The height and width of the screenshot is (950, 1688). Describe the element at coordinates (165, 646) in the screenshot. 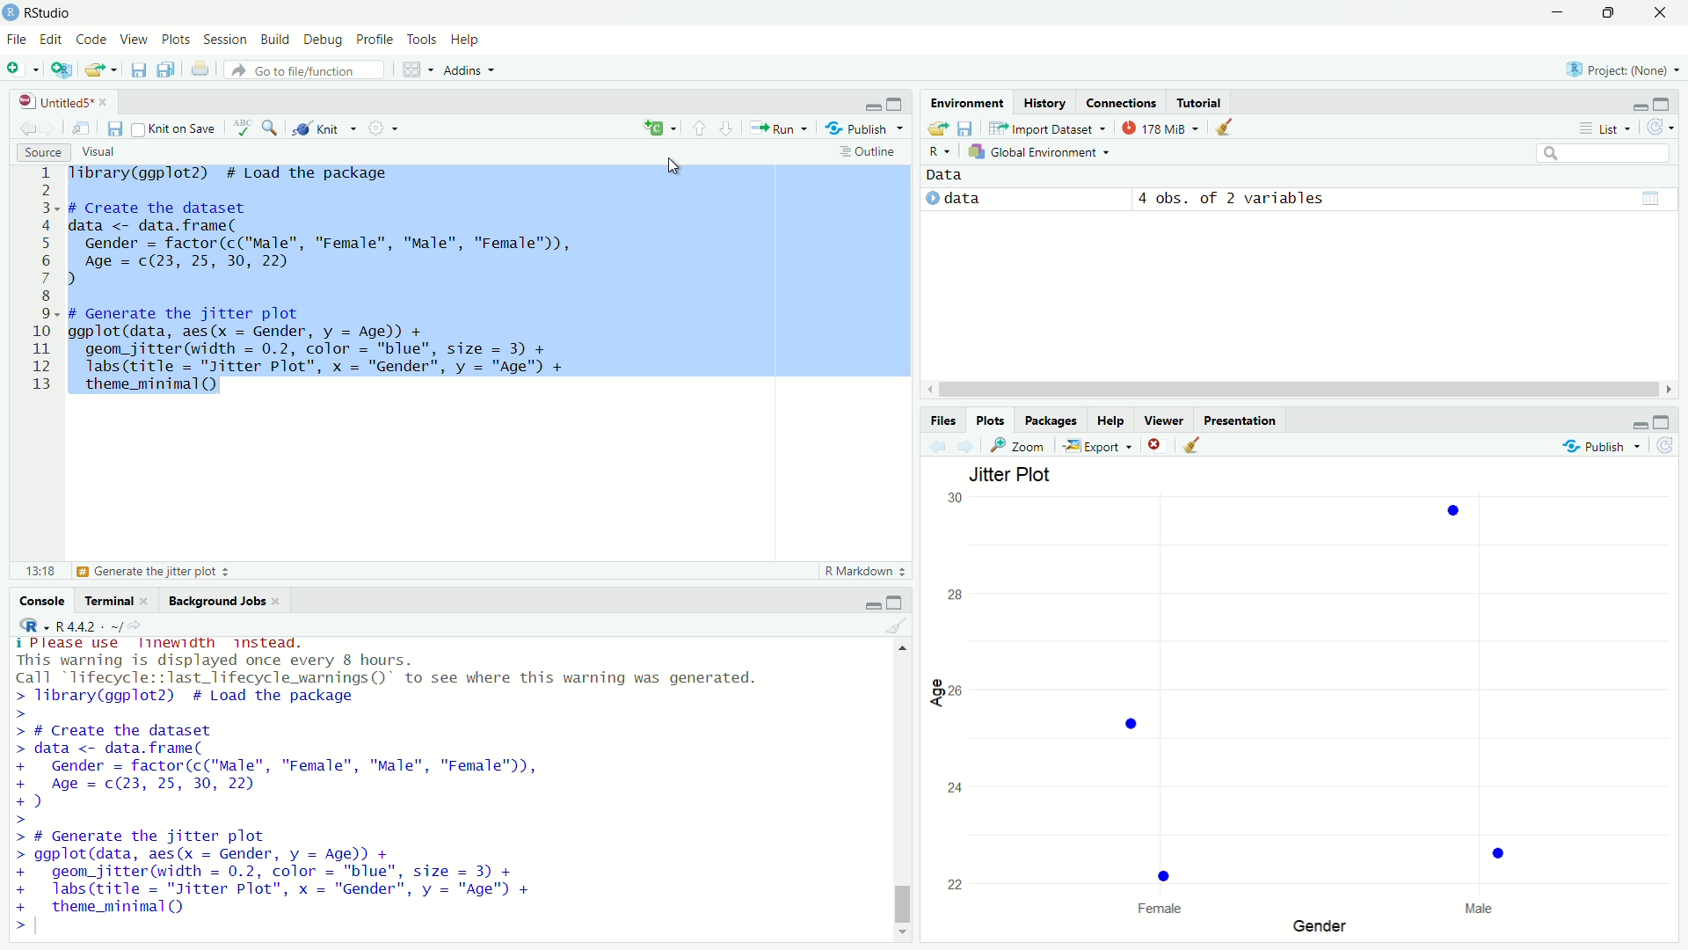

I see `please use linewidth instead.` at that location.